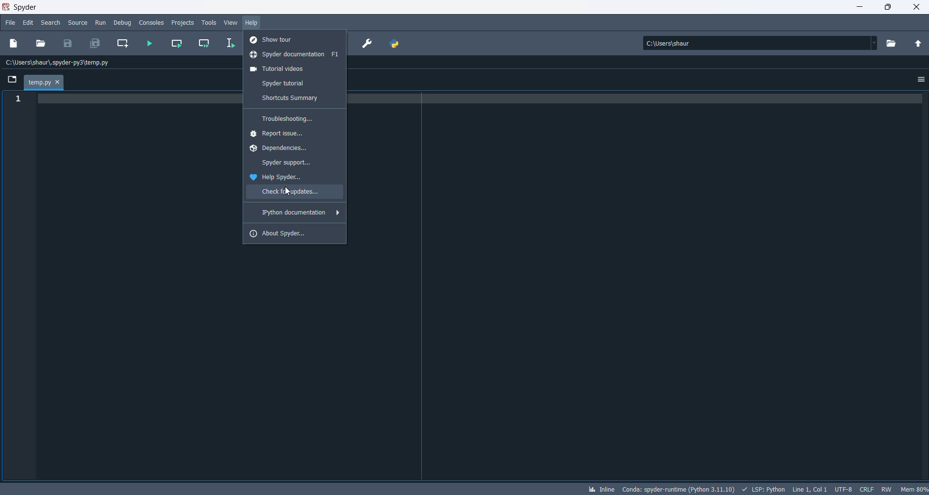 This screenshot has width=929, height=495. Describe the element at coordinates (809, 489) in the screenshot. I see `LINE AND COLUMN NUMBER` at that location.